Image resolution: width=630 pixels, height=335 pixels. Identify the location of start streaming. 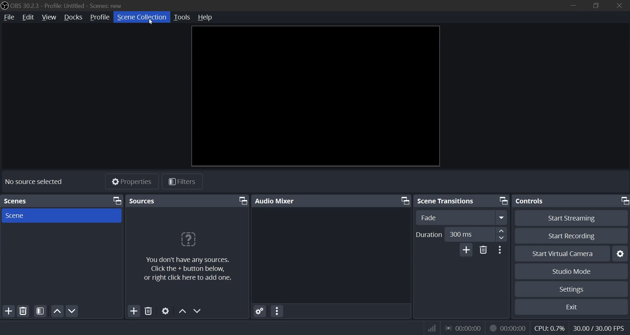
(571, 218).